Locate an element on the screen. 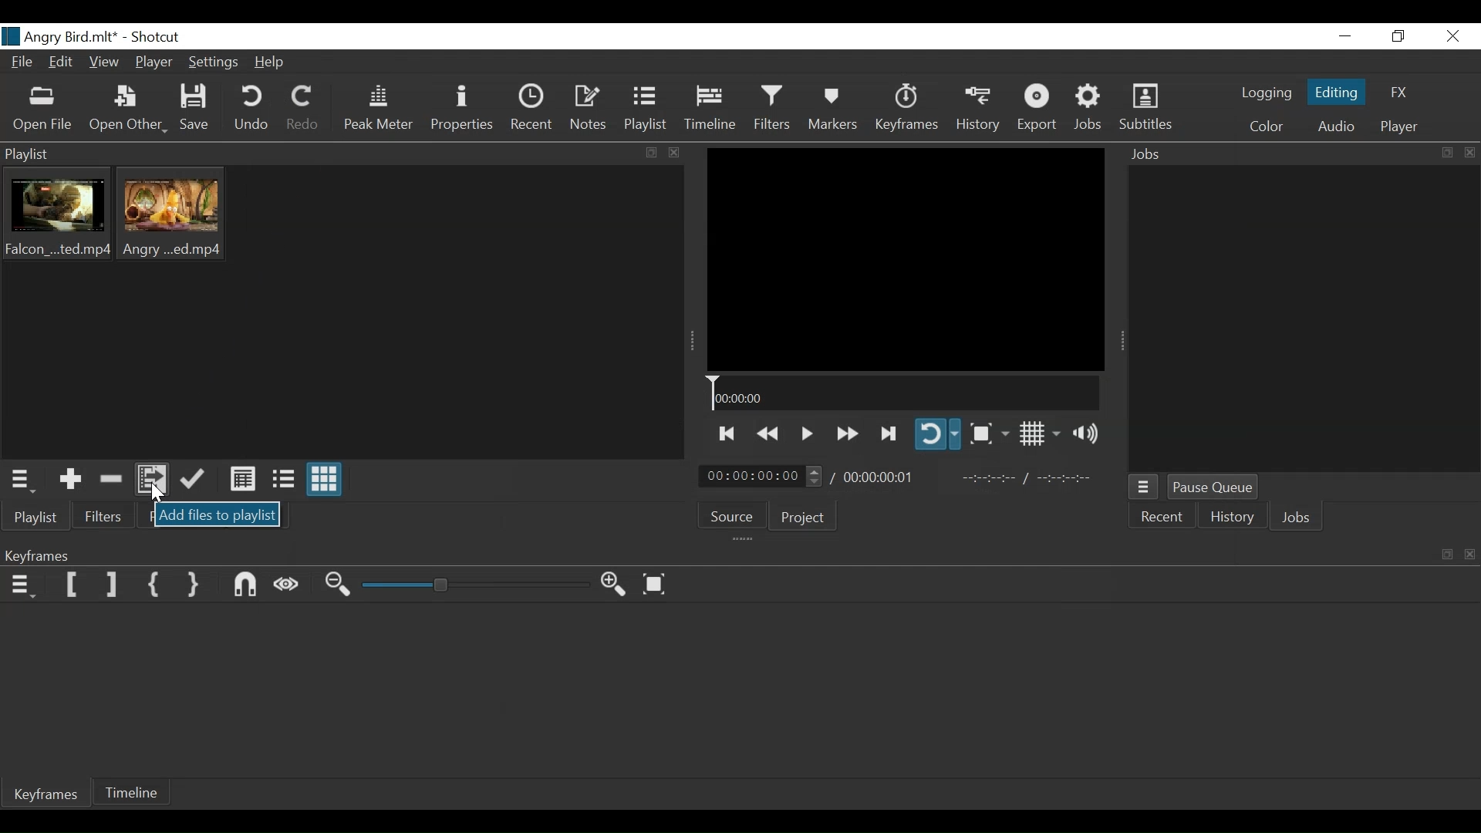 This screenshot has width=1481, height=833. Open File is located at coordinates (44, 110).